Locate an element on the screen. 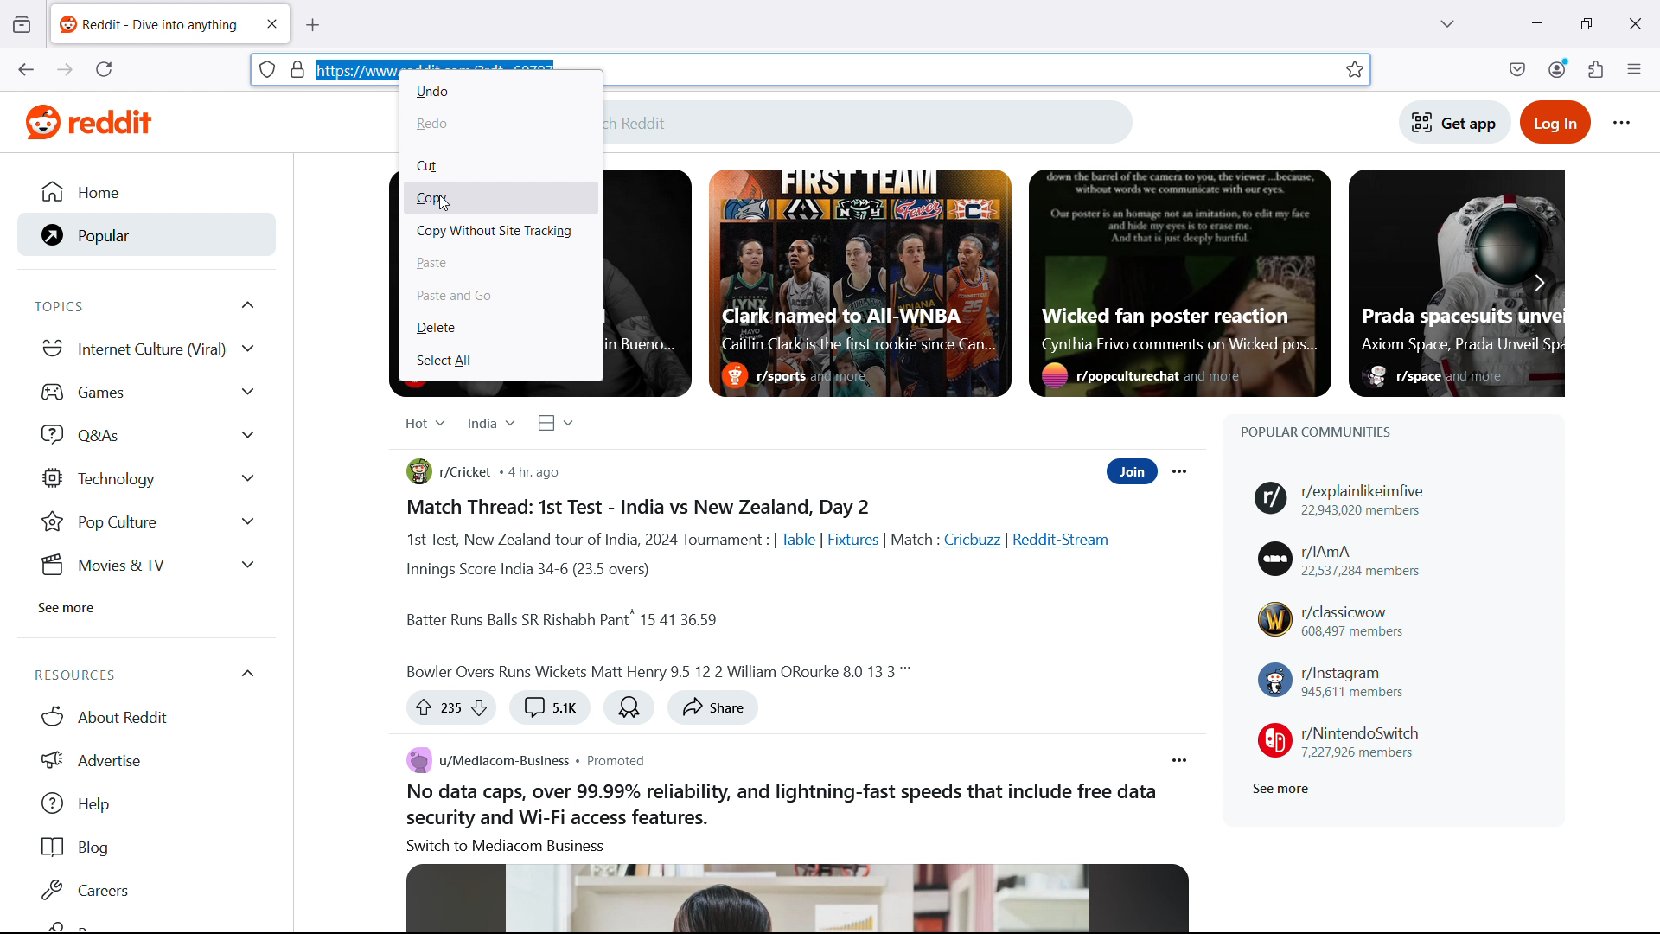 This screenshot has height=934, width=1660. Internet culture viral is located at coordinates (148, 347).